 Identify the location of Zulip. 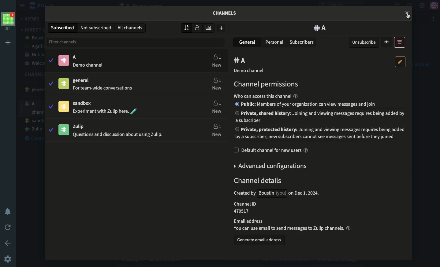
(124, 130).